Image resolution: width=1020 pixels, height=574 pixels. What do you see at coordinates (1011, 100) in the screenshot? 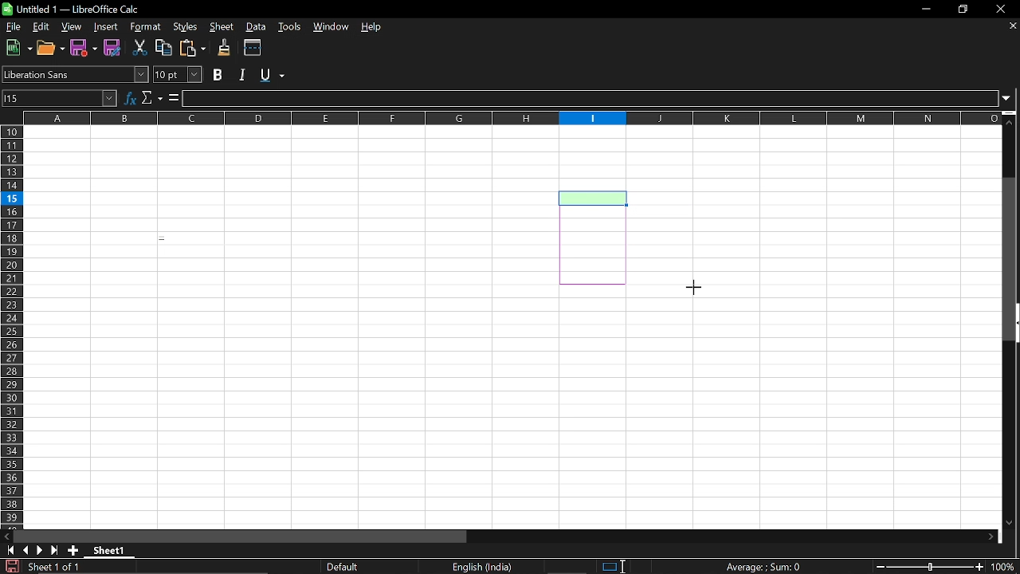
I see `Expand formula bar` at bounding box center [1011, 100].